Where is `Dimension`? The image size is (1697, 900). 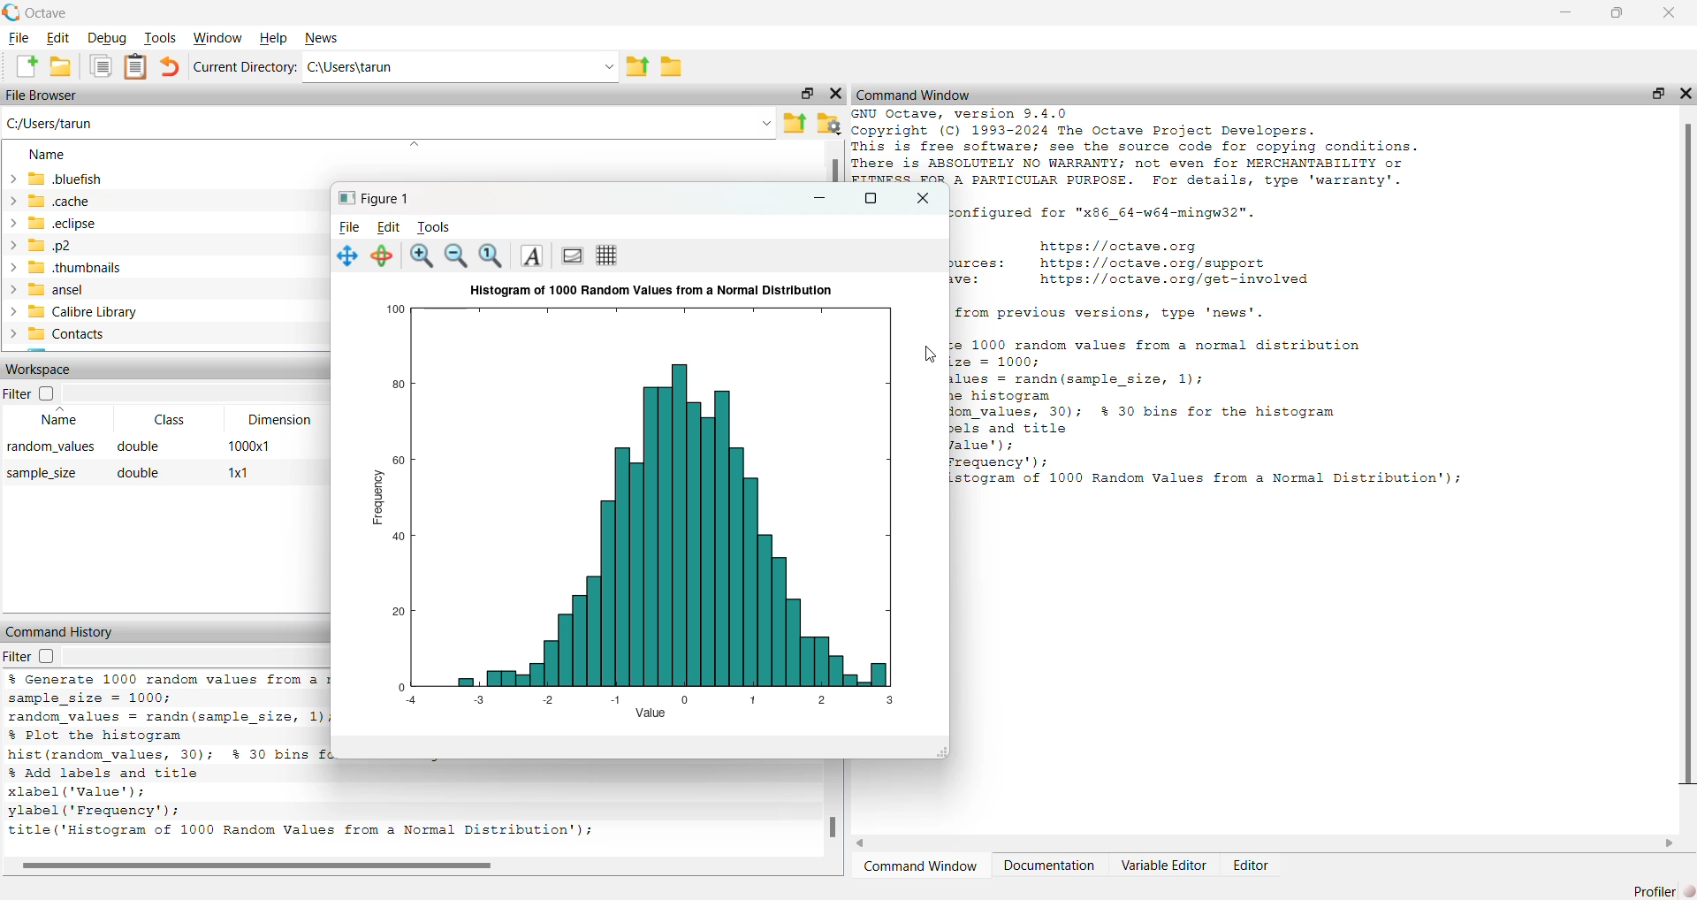
Dimension is located at coordinates (279, 420).